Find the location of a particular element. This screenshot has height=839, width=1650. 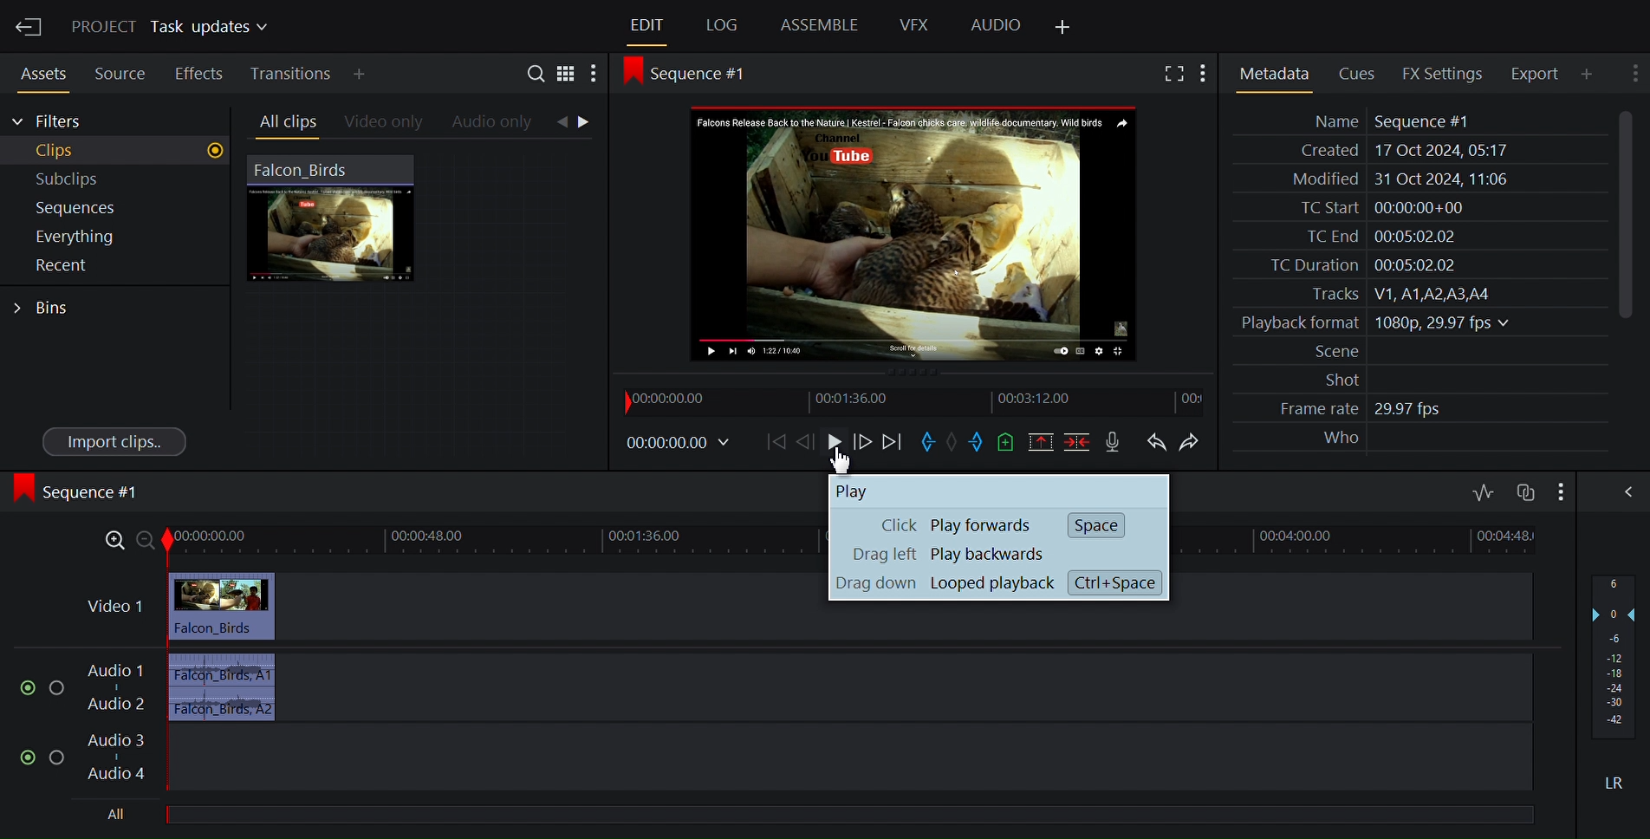

TC End  00:05:02.02 is located at coordinates (1372, 237).